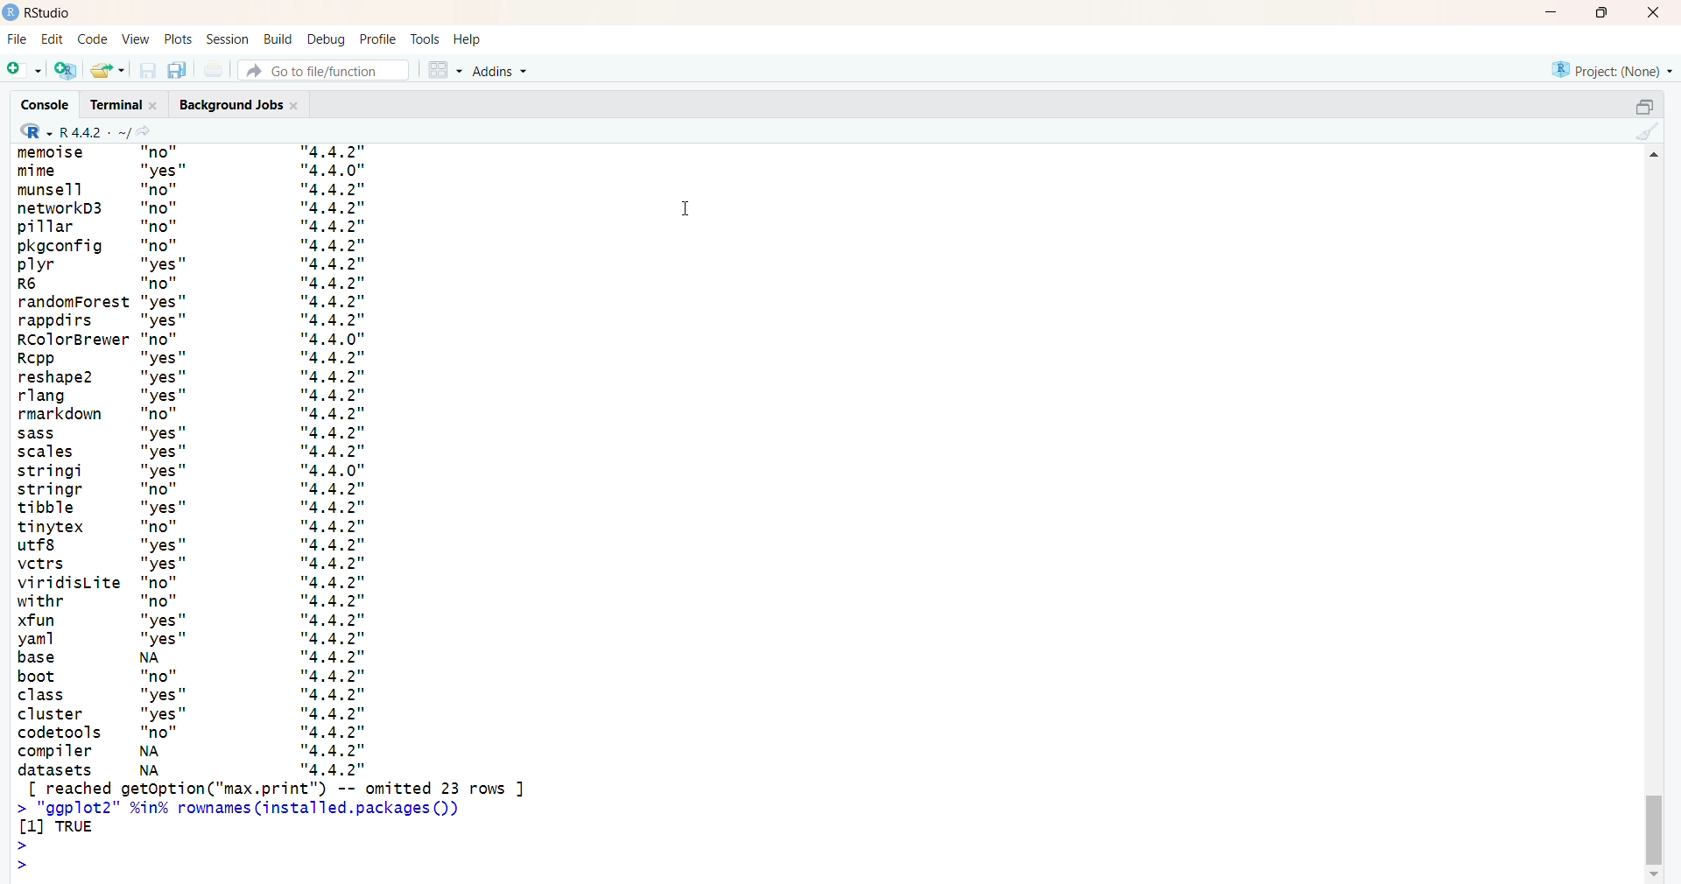 The width and height of the screenshot is (1681, 884). Describe the element at coordinates (1657, 11) in the screenshot. I see `close` at that location.